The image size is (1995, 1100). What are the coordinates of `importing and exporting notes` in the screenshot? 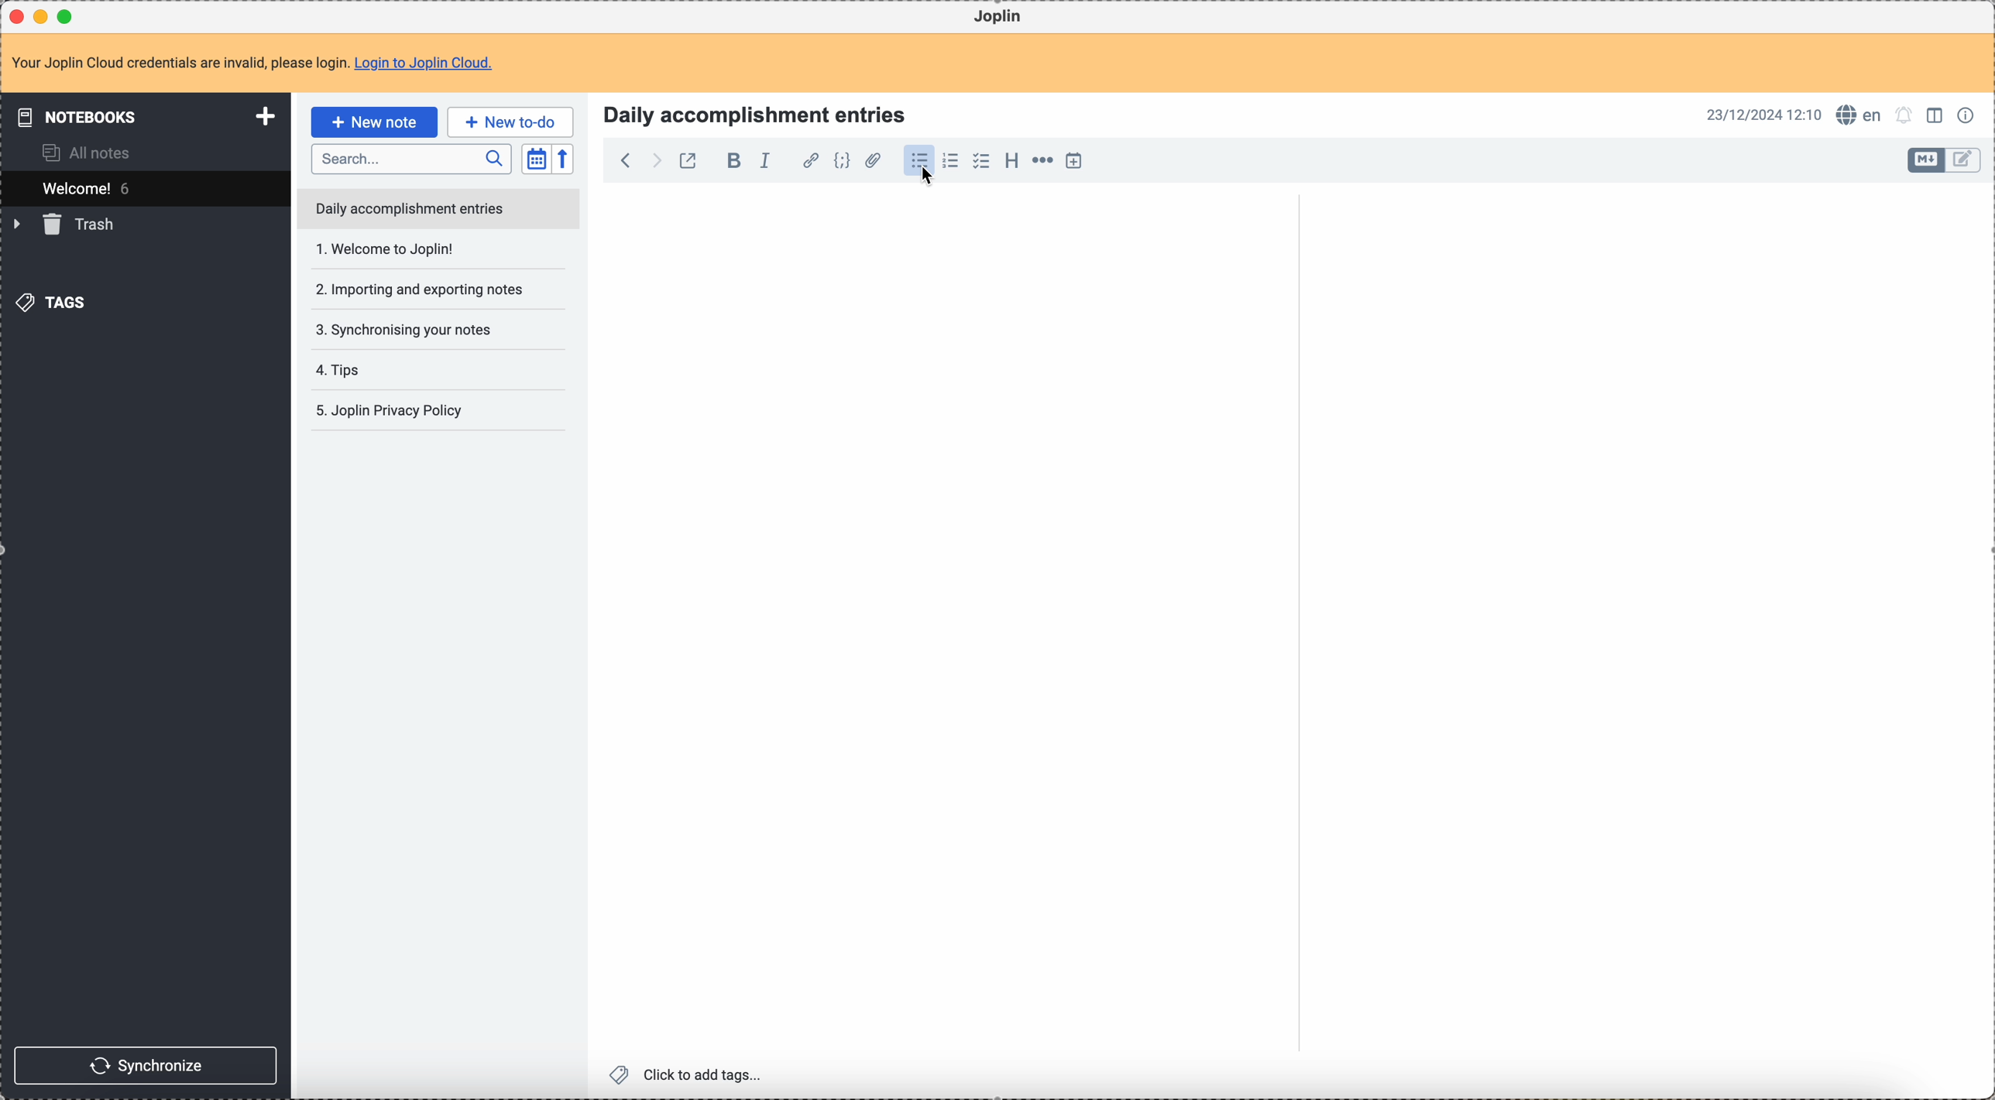 It's located at (418, 248).